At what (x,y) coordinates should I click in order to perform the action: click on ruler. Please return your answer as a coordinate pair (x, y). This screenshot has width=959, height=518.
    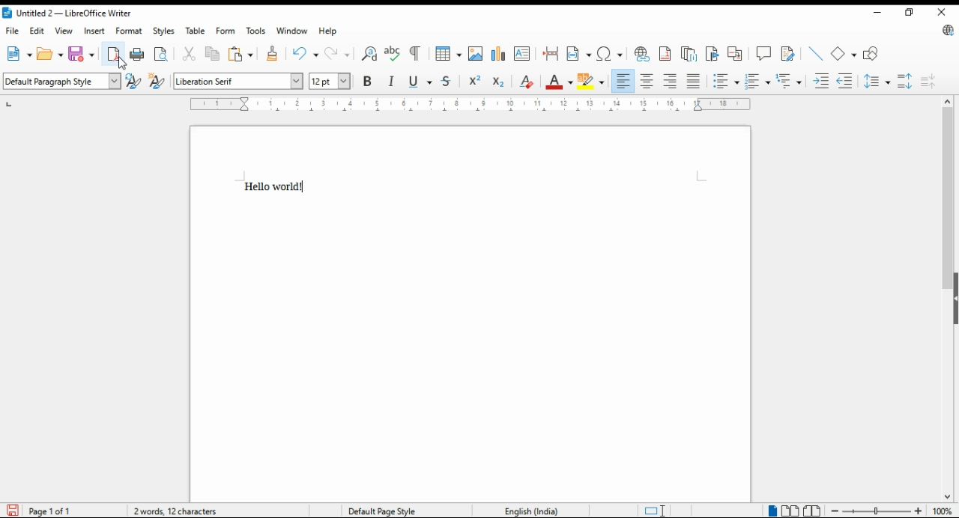
    Looking at the image, I should click on (474, 105).